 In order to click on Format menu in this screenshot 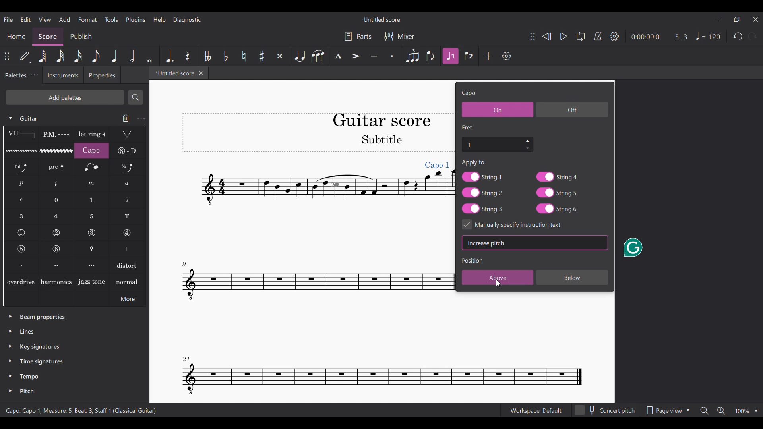, I will do `click(87, 19)`.